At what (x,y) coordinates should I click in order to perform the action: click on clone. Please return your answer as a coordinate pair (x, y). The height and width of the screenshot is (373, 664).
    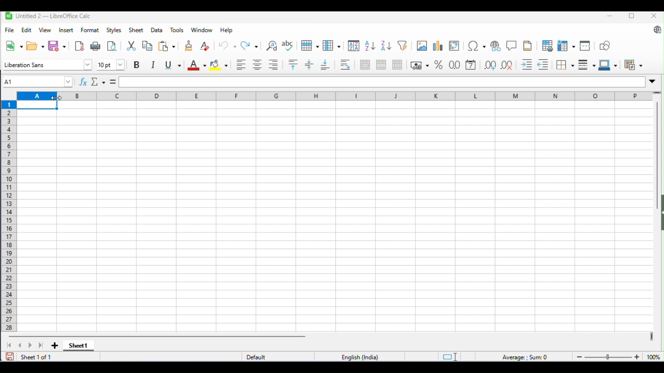
    Looking at the image, I should click on (189, 45).